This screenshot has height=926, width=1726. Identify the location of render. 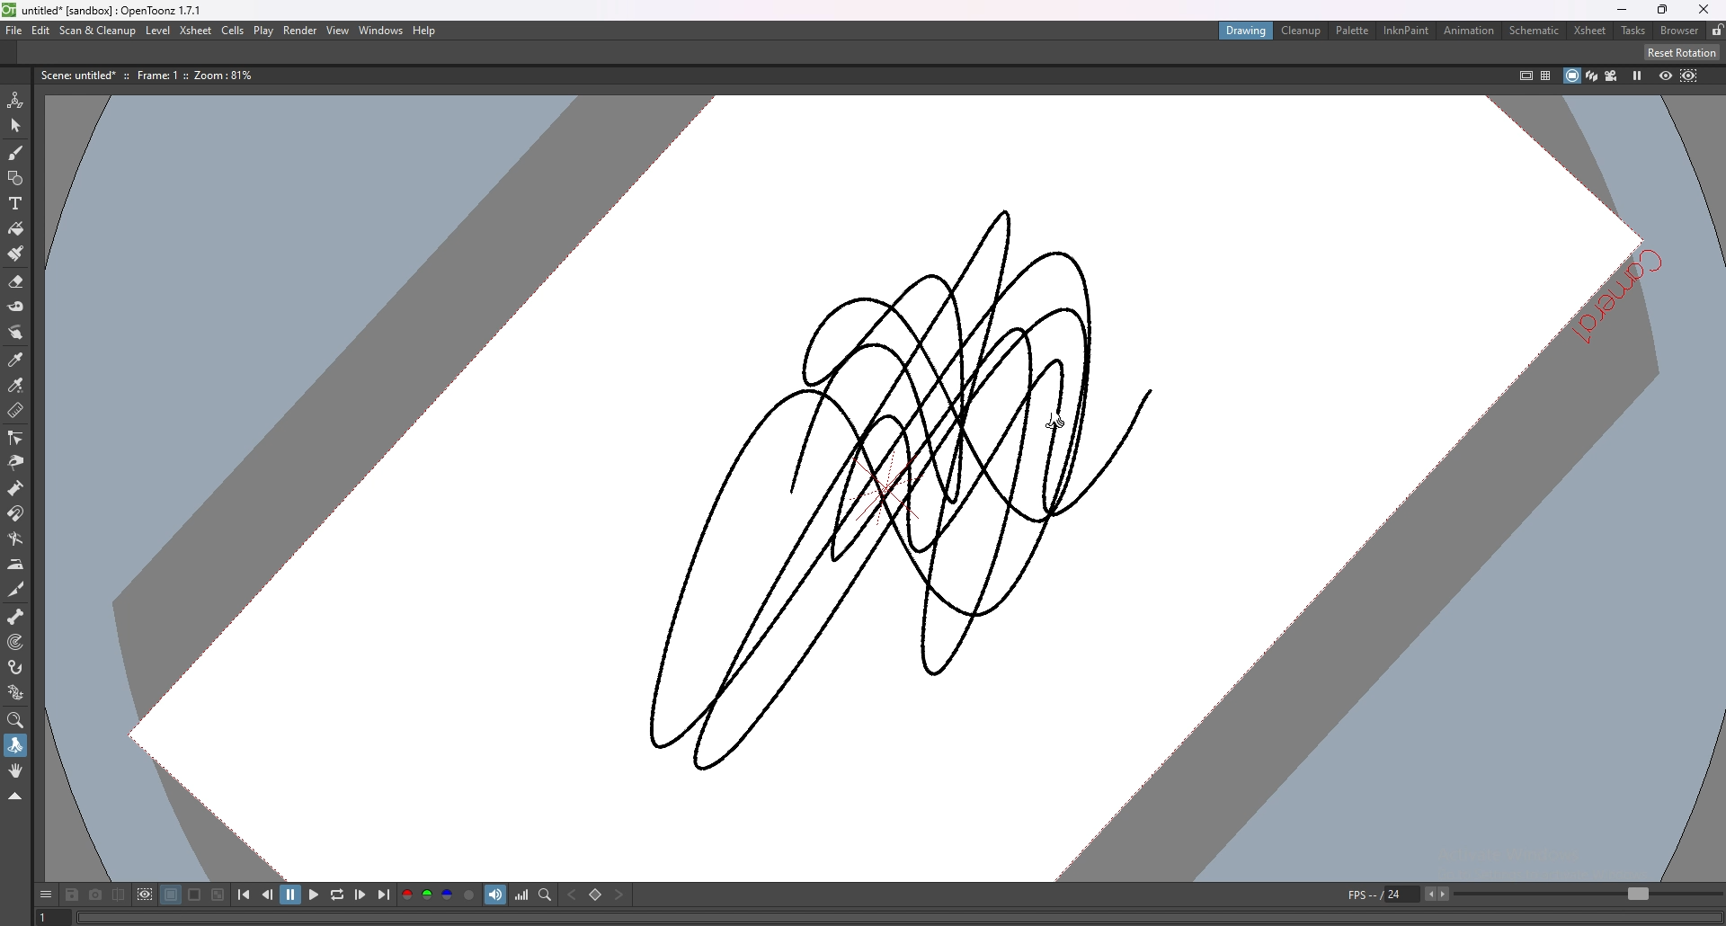
(300, 30).